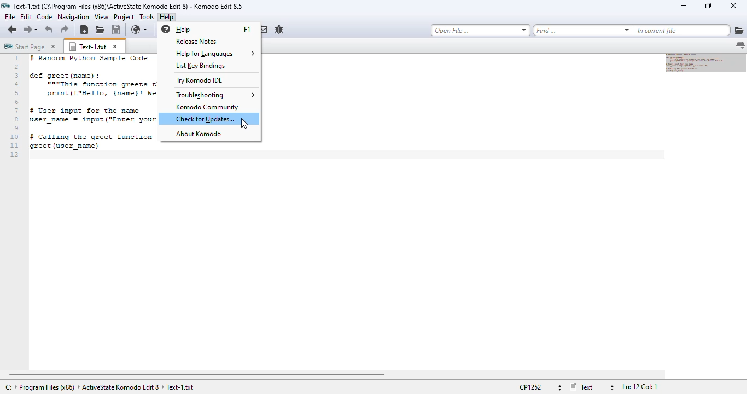 The height and width of the screenshot is (394, 747). I want to click on line numbers, so click(15, 107).